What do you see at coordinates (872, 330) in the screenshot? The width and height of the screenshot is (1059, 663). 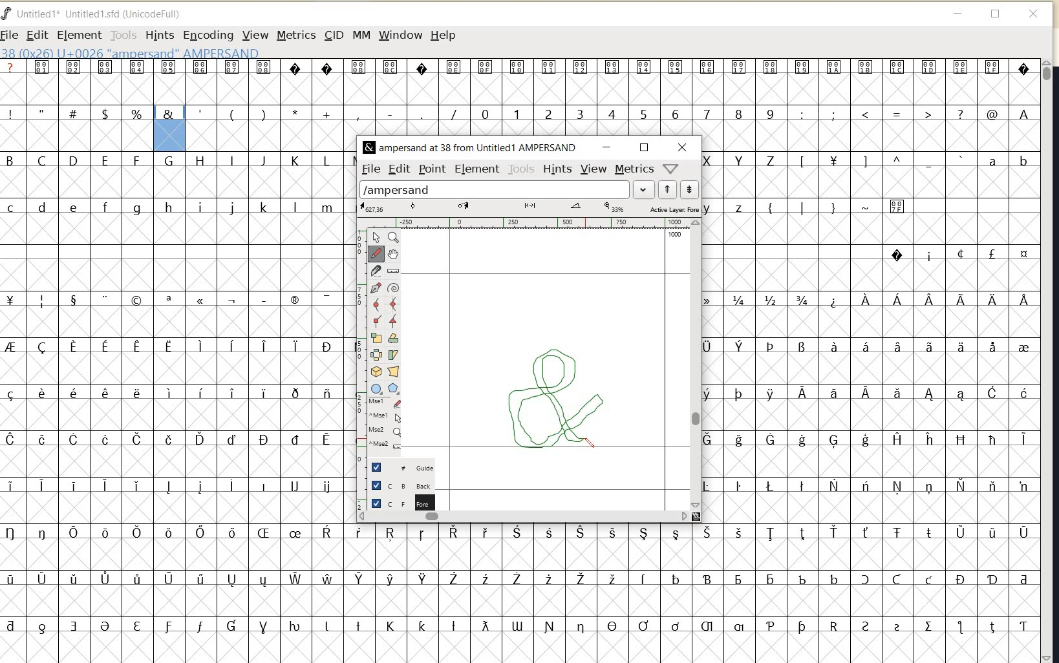 I see `glyph characters & numbers` at bounding box center [872, 330].